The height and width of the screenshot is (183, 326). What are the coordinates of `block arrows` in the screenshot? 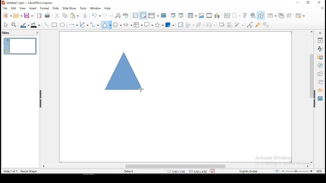 It's located at (128, 24).